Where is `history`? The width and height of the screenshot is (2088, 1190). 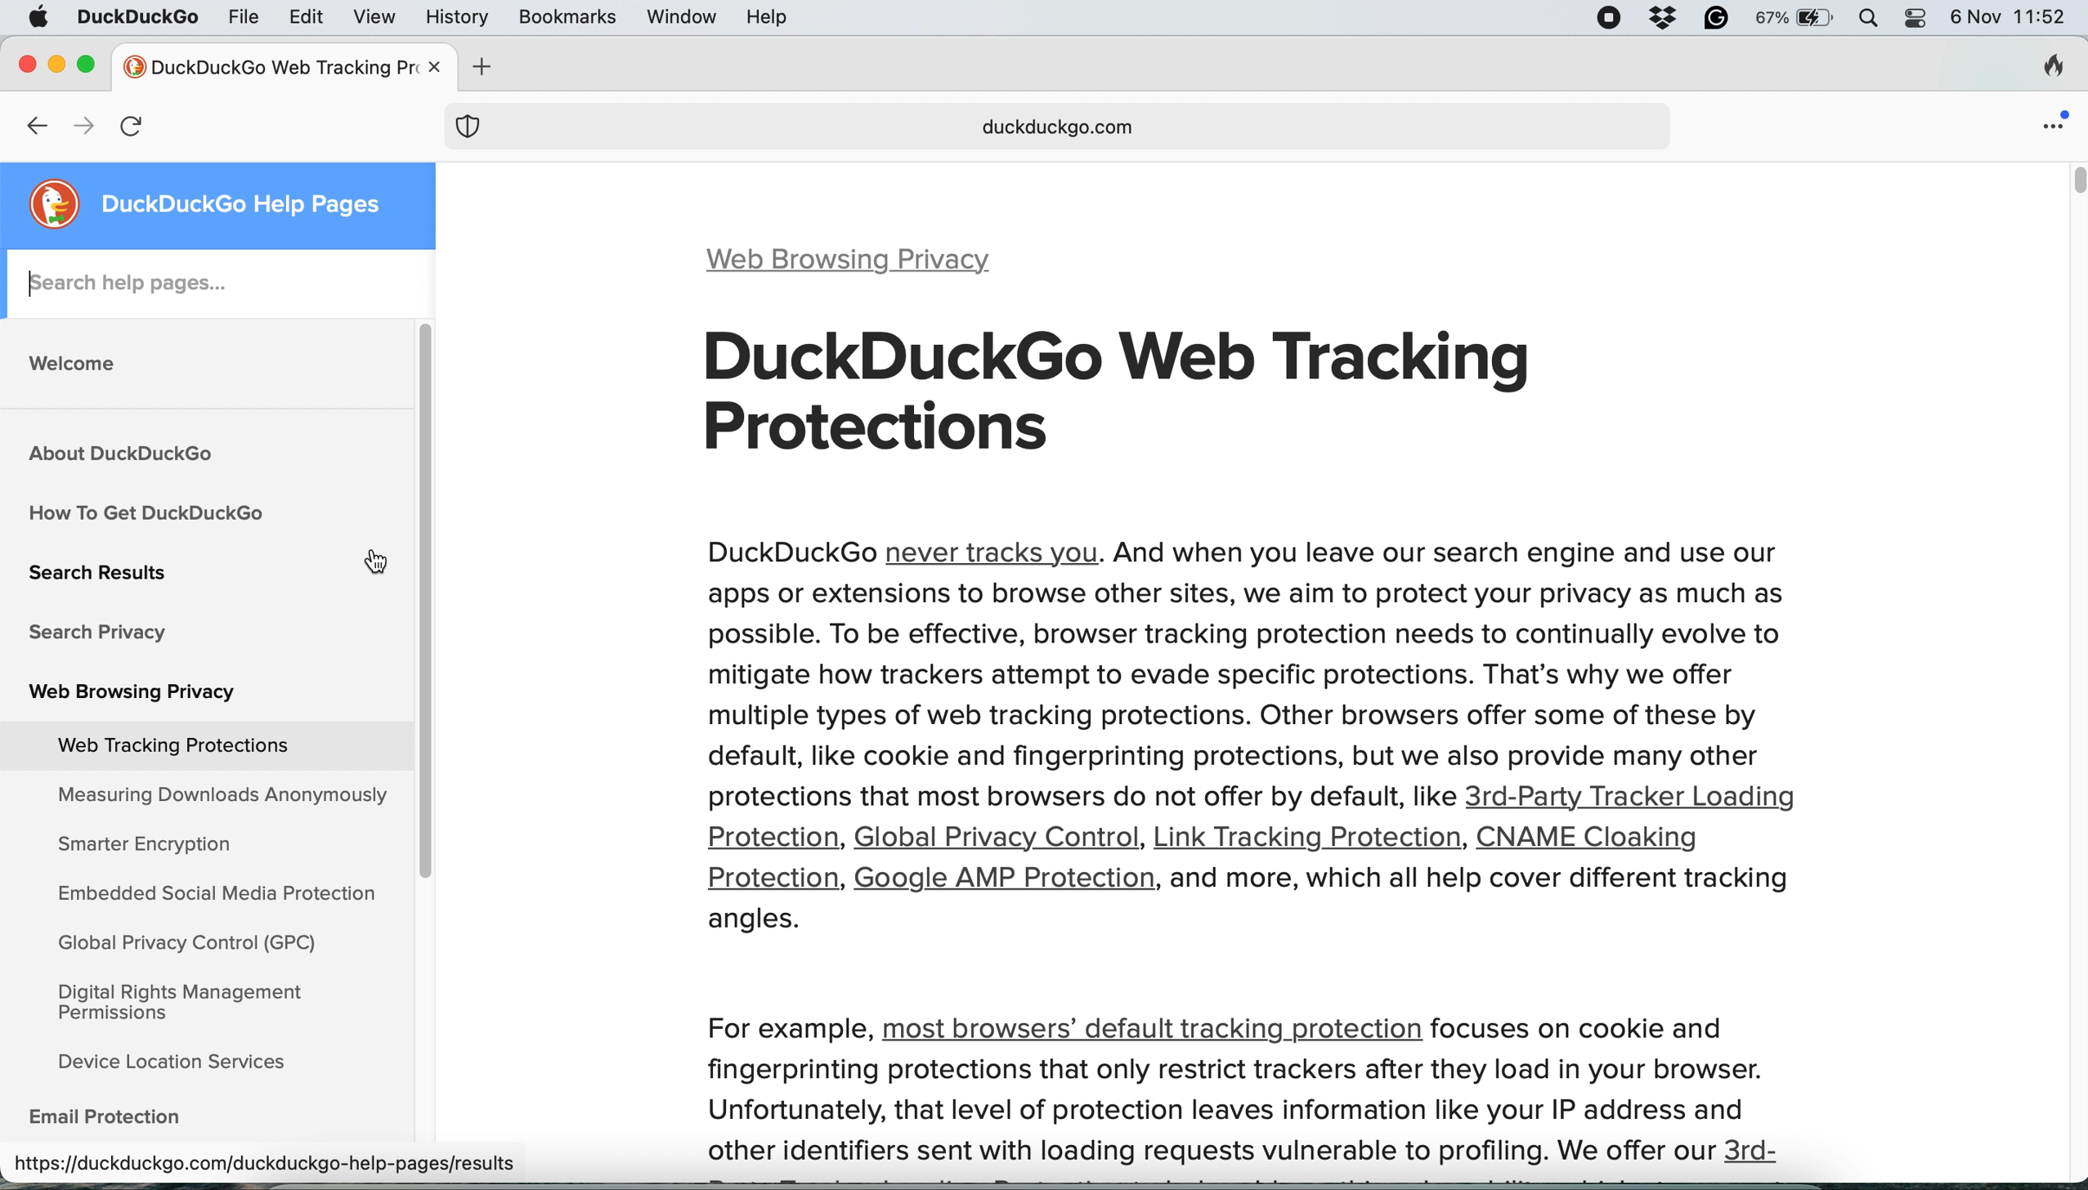 history is located at coordinates (455, 17).